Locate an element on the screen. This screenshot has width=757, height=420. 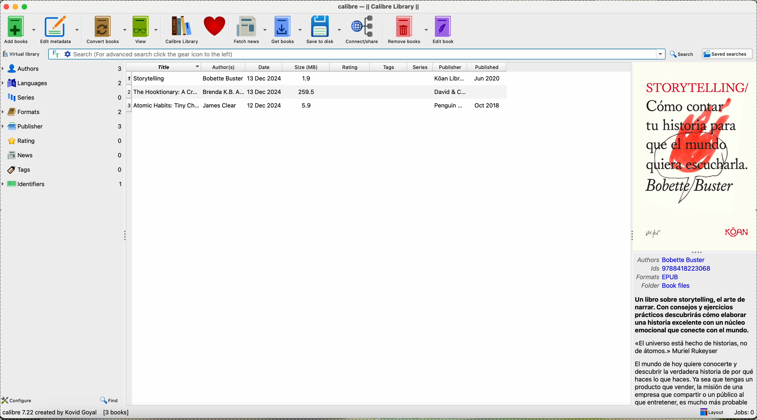
edit metadata is located at coordinates (61, 29).